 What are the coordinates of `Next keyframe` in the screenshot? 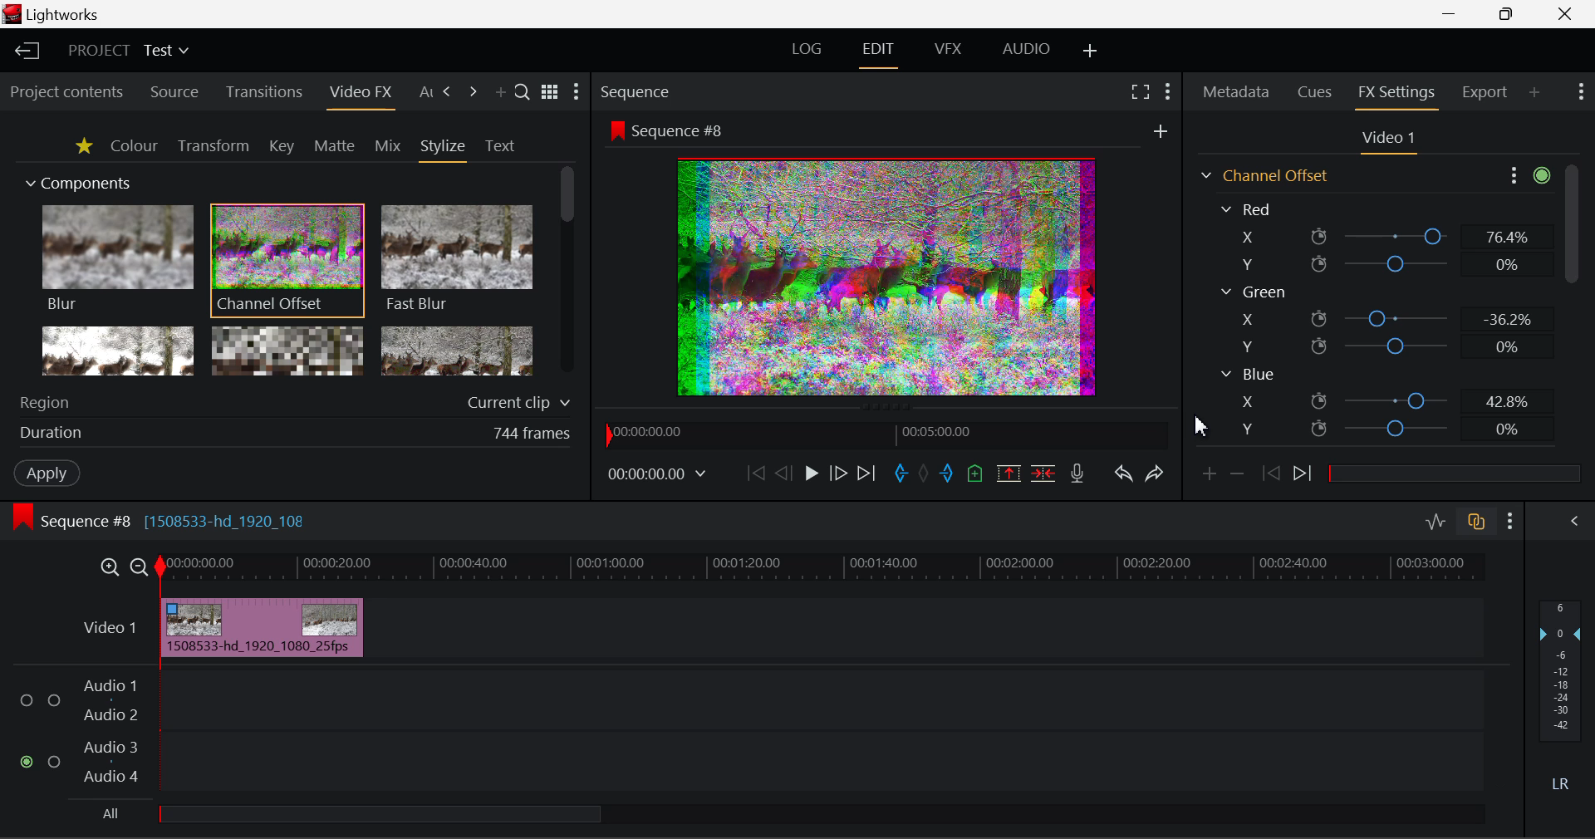 It's located at (1305, 476).